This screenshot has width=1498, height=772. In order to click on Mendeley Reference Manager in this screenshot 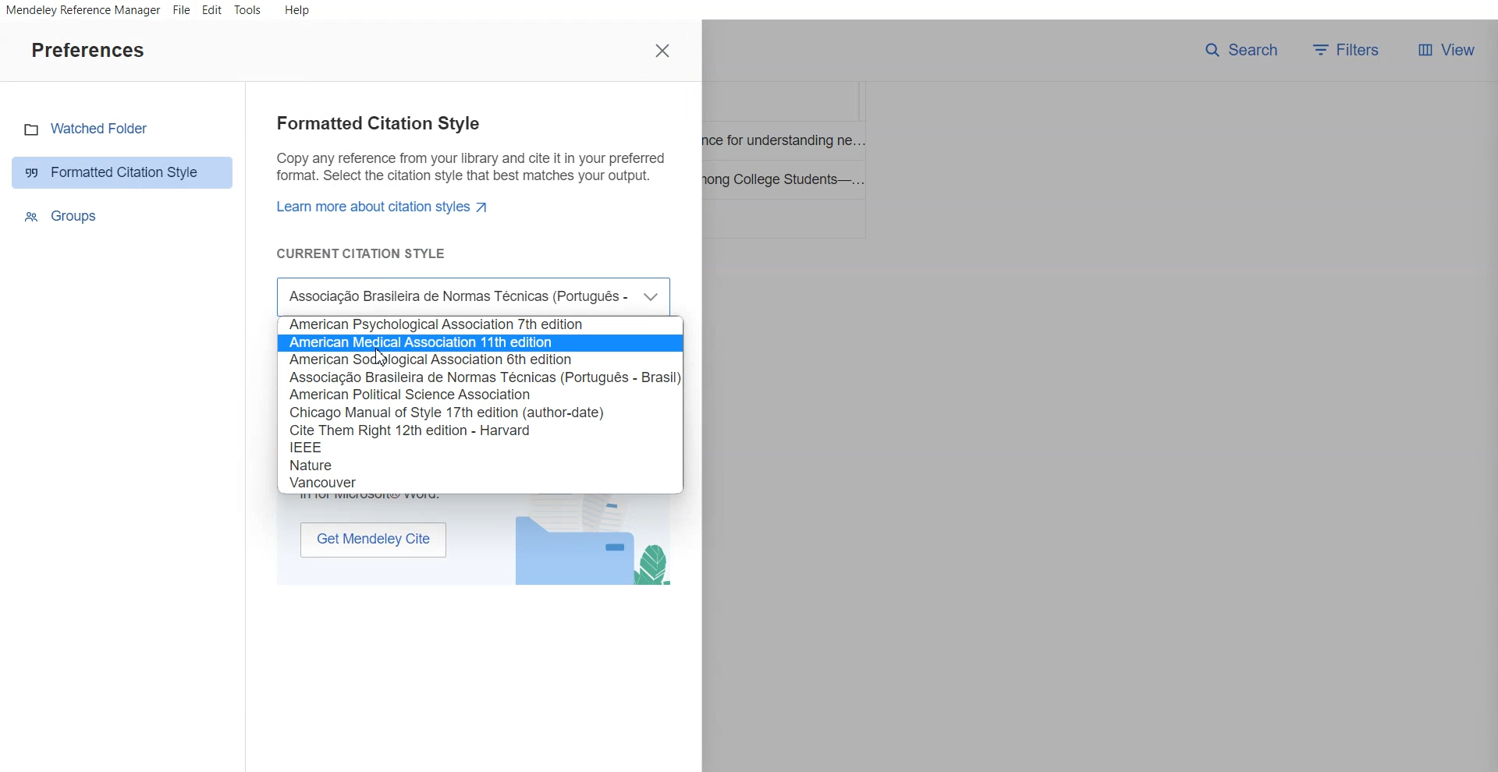, I will do `click(82, 11)`.